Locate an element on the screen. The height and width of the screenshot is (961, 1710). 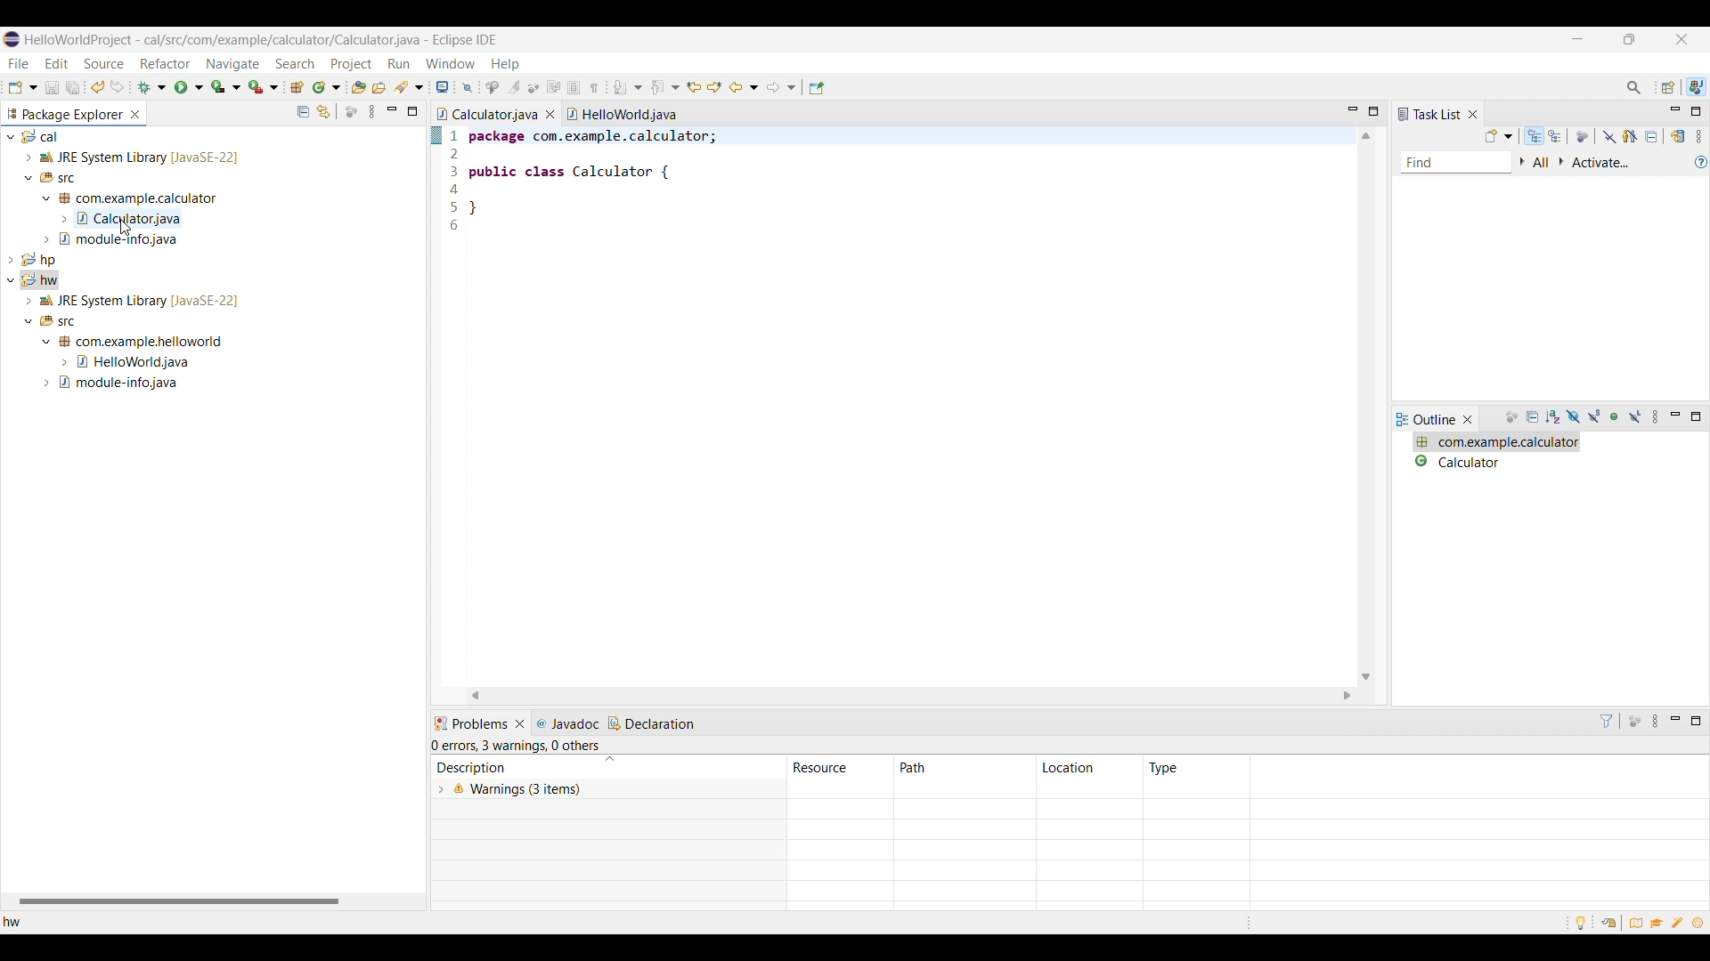
Help is located at coordinates (507, 64).